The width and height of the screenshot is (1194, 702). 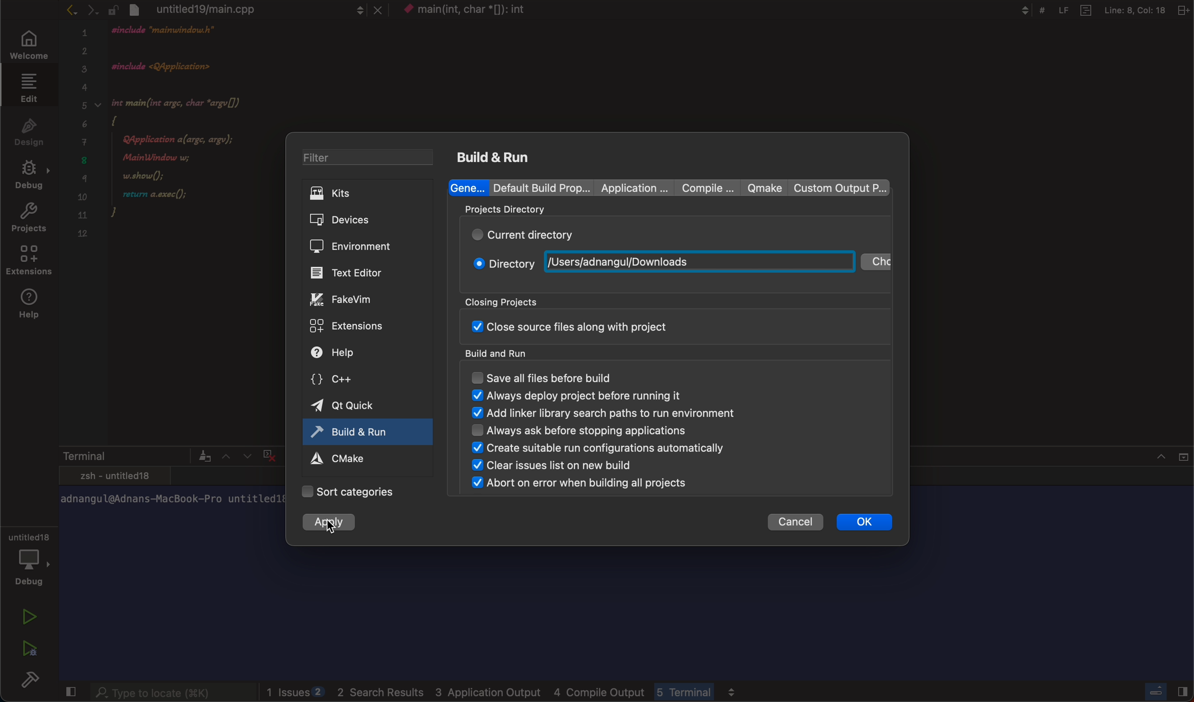 What do you see at coordinates (765, 189) in the screenshot?
I see `qmake` at bounding box center [765, 189].